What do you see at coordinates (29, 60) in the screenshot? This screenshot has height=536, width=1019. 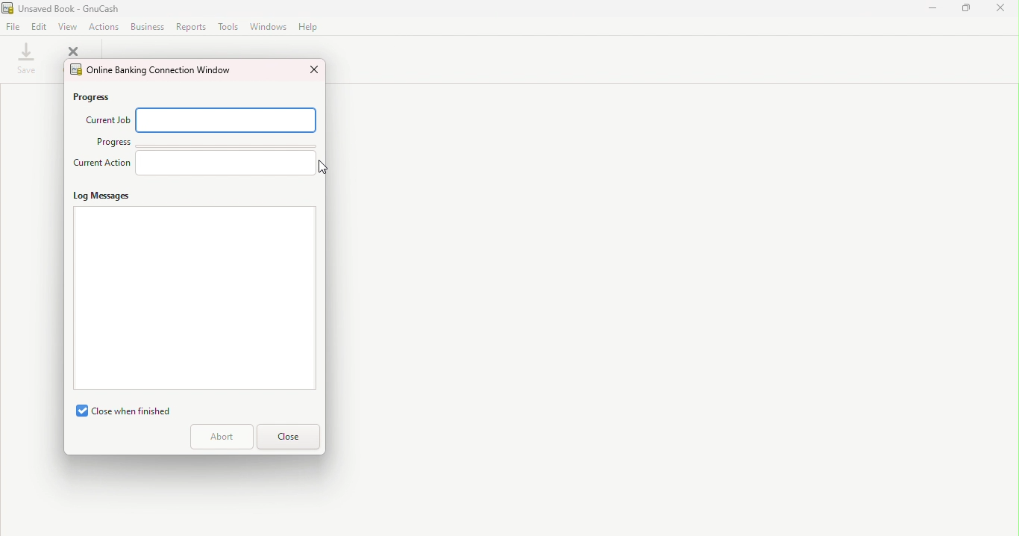 I see `save` at bounding box center [29, 60].